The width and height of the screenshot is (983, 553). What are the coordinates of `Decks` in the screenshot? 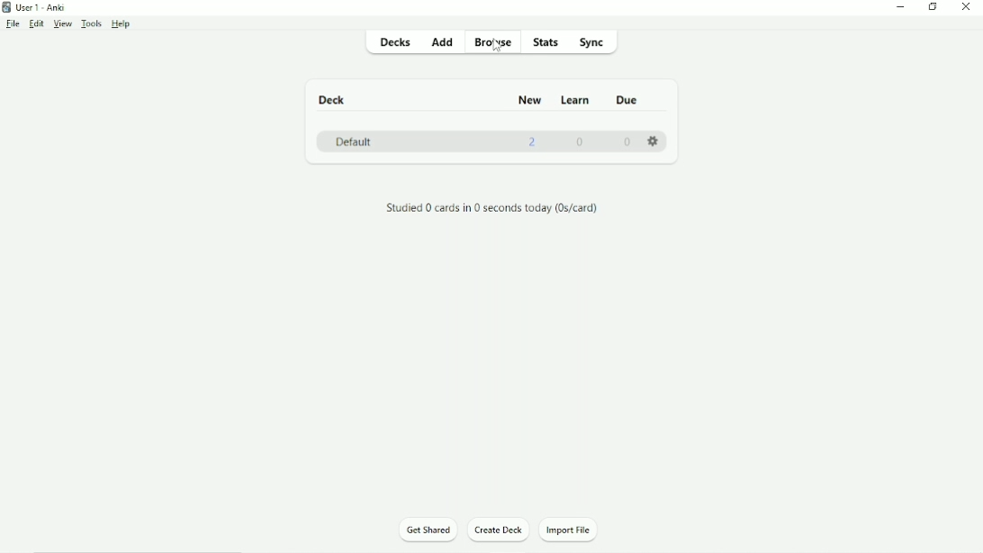 It's located at (395, 42).